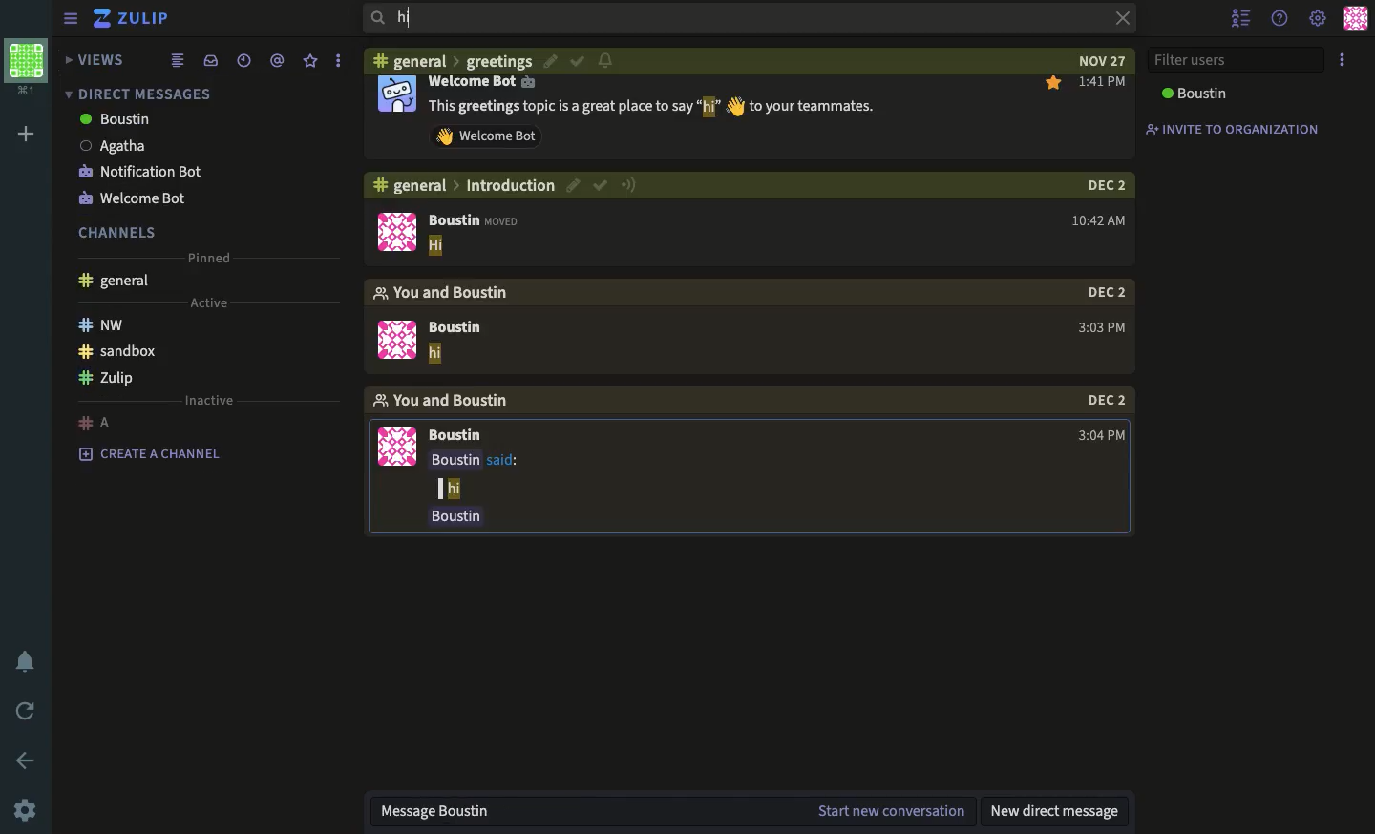 Image resolution: width=1375 pixels, height=834 pixels. What do you see at coordinates (461, 434) in the screenshot?
I see `Boustin` at bounding box center [461, 434].